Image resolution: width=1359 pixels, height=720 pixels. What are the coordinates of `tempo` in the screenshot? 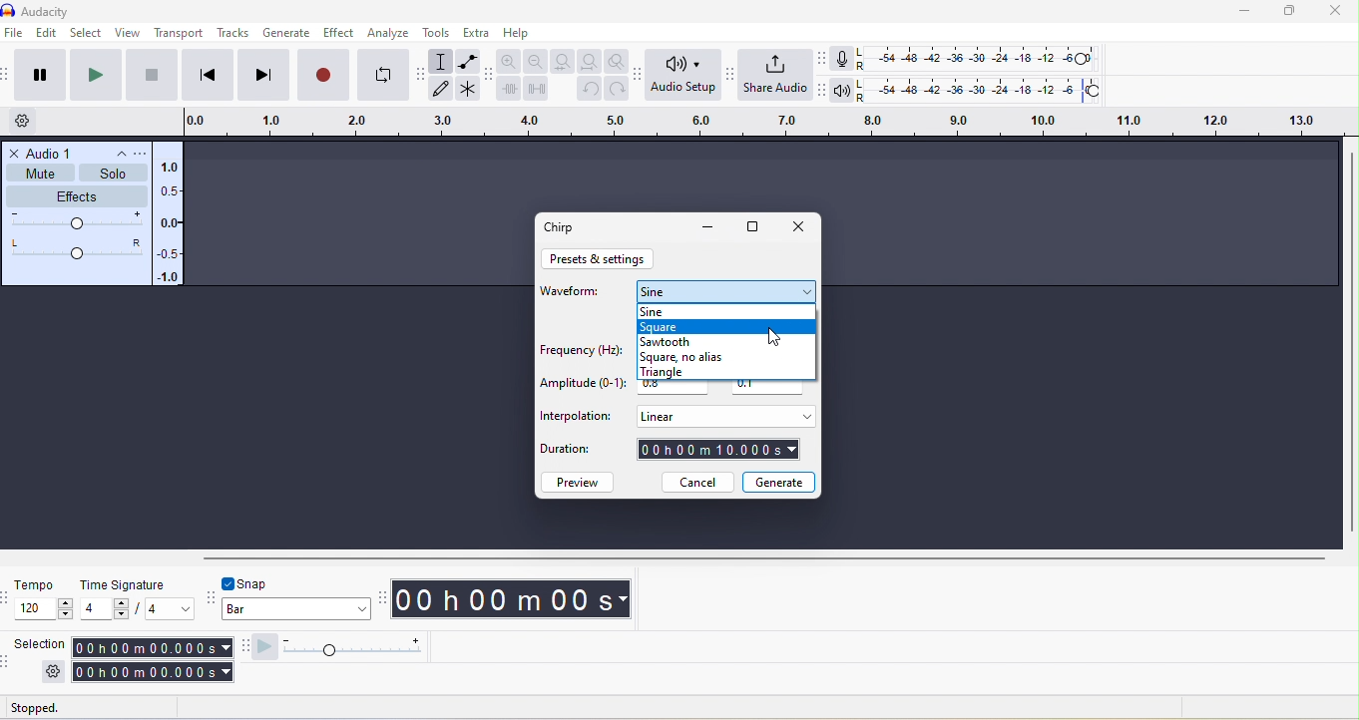 It's located at (35, 584).